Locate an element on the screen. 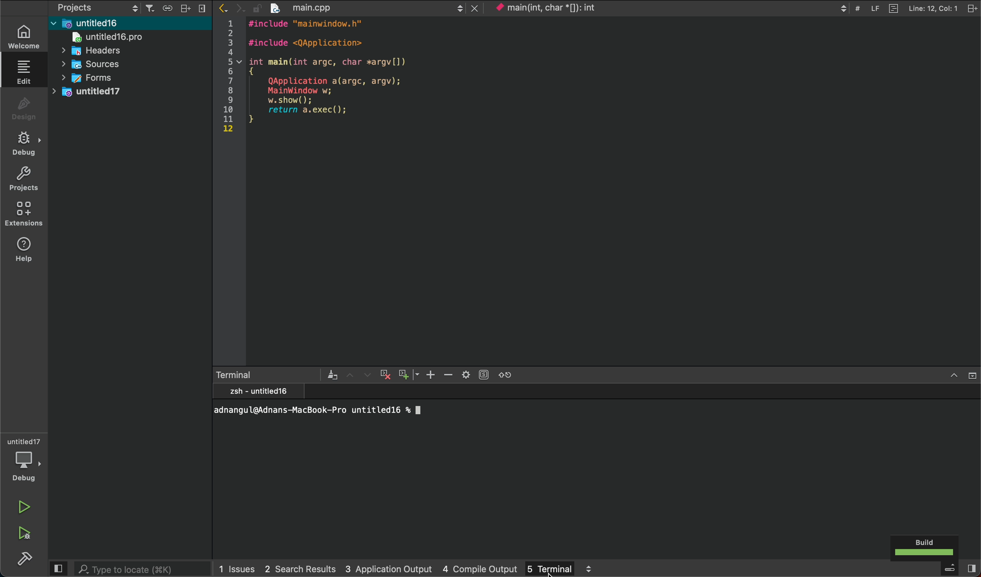 This screenshot has width=981, height=577. run and debug is located at coordinates (22, 533).